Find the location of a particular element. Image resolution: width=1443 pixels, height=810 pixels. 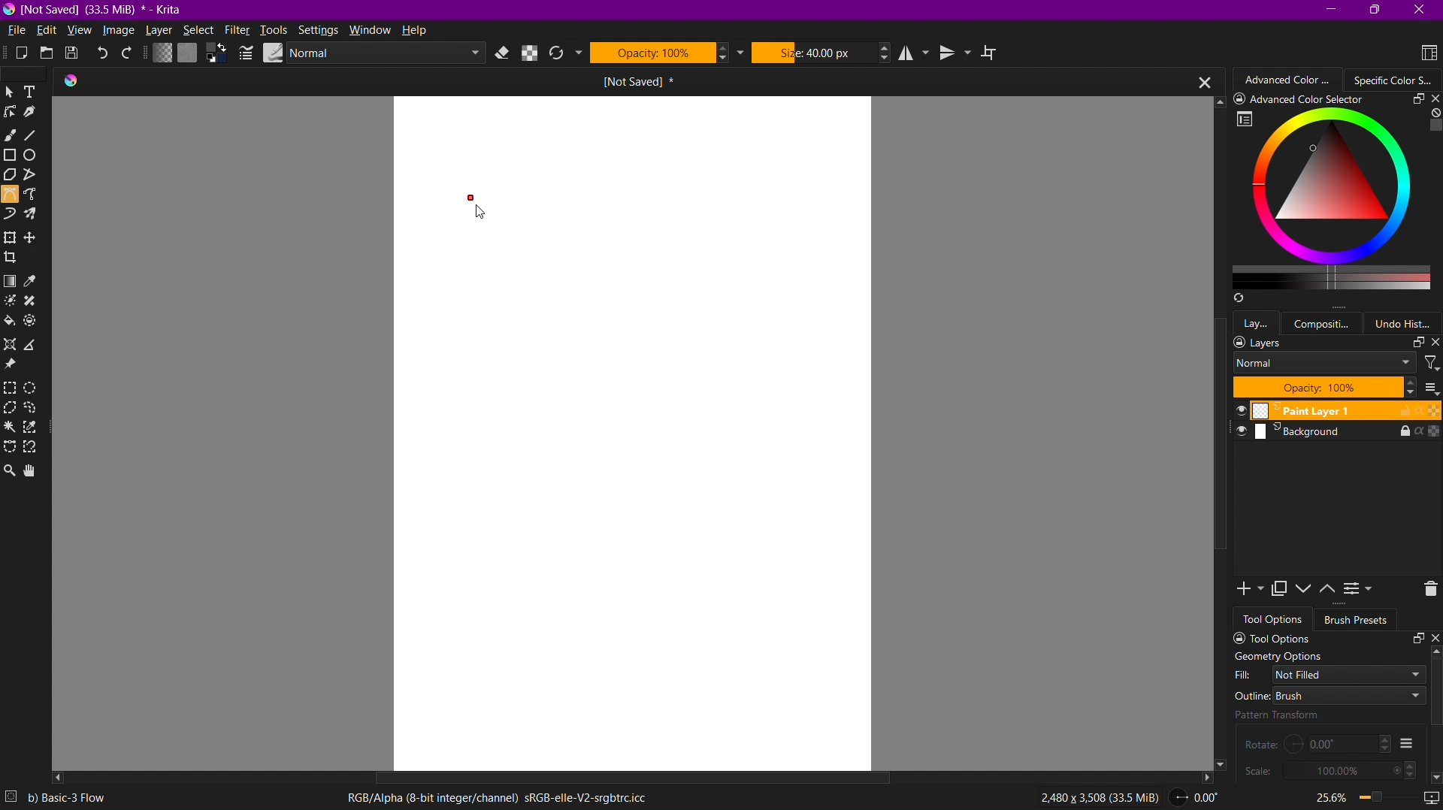

Fill Patterns is located at coordinates (187, 54).